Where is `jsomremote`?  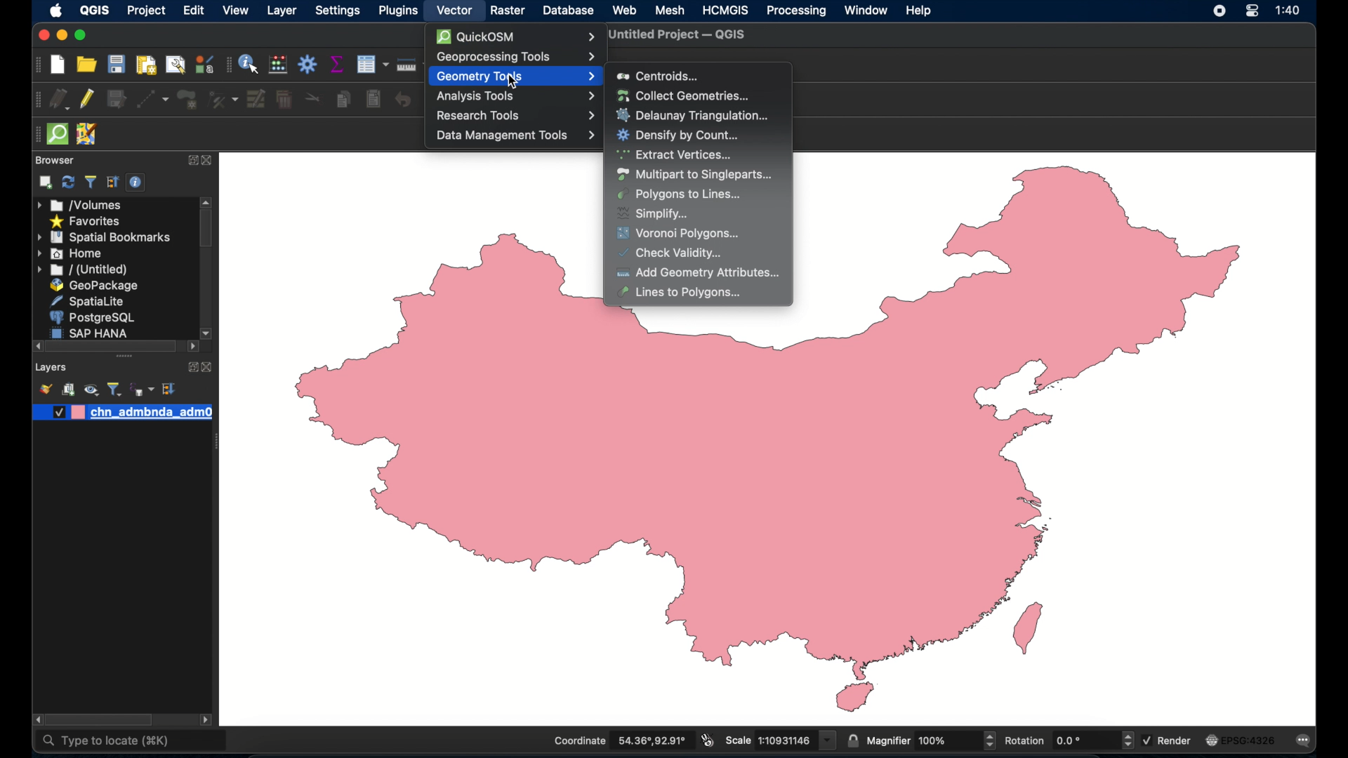 jsomremote is located at coordinates (88, 134).